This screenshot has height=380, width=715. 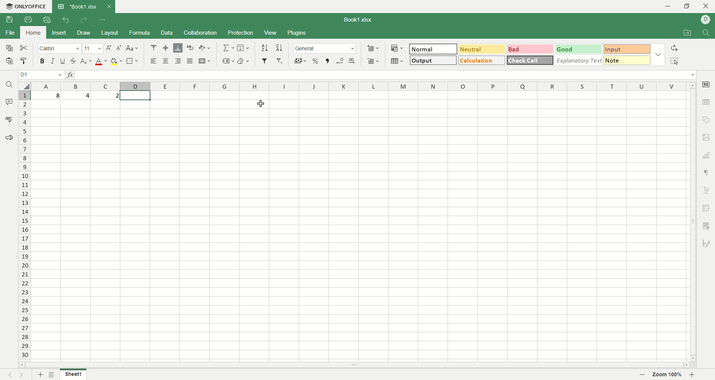 I want to click on minimize, so click(x=667, y=7).